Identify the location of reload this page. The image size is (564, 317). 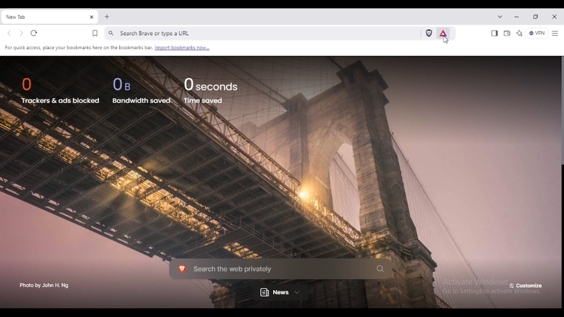
(34, 33).